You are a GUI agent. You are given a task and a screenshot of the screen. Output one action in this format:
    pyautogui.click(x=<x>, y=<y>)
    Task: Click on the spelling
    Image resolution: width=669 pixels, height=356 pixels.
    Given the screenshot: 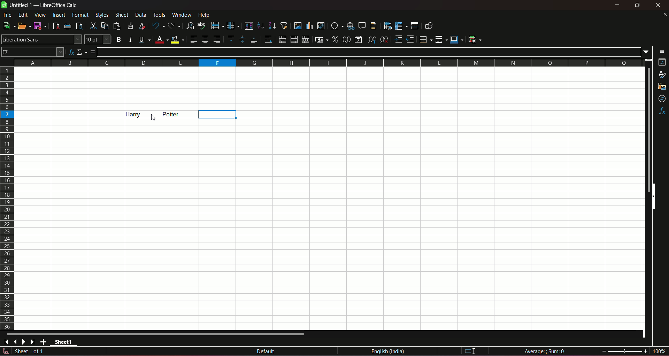 What is the action you would take?
    pyautogui.click(x=202, y=26)
    